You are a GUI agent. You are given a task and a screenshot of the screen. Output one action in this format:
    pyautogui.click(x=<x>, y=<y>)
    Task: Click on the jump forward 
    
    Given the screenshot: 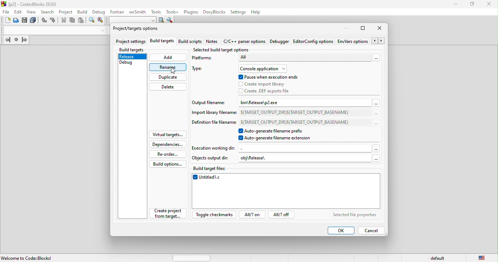 What is the action you would take?
    pyautogui.click(x=24, y=40)
    